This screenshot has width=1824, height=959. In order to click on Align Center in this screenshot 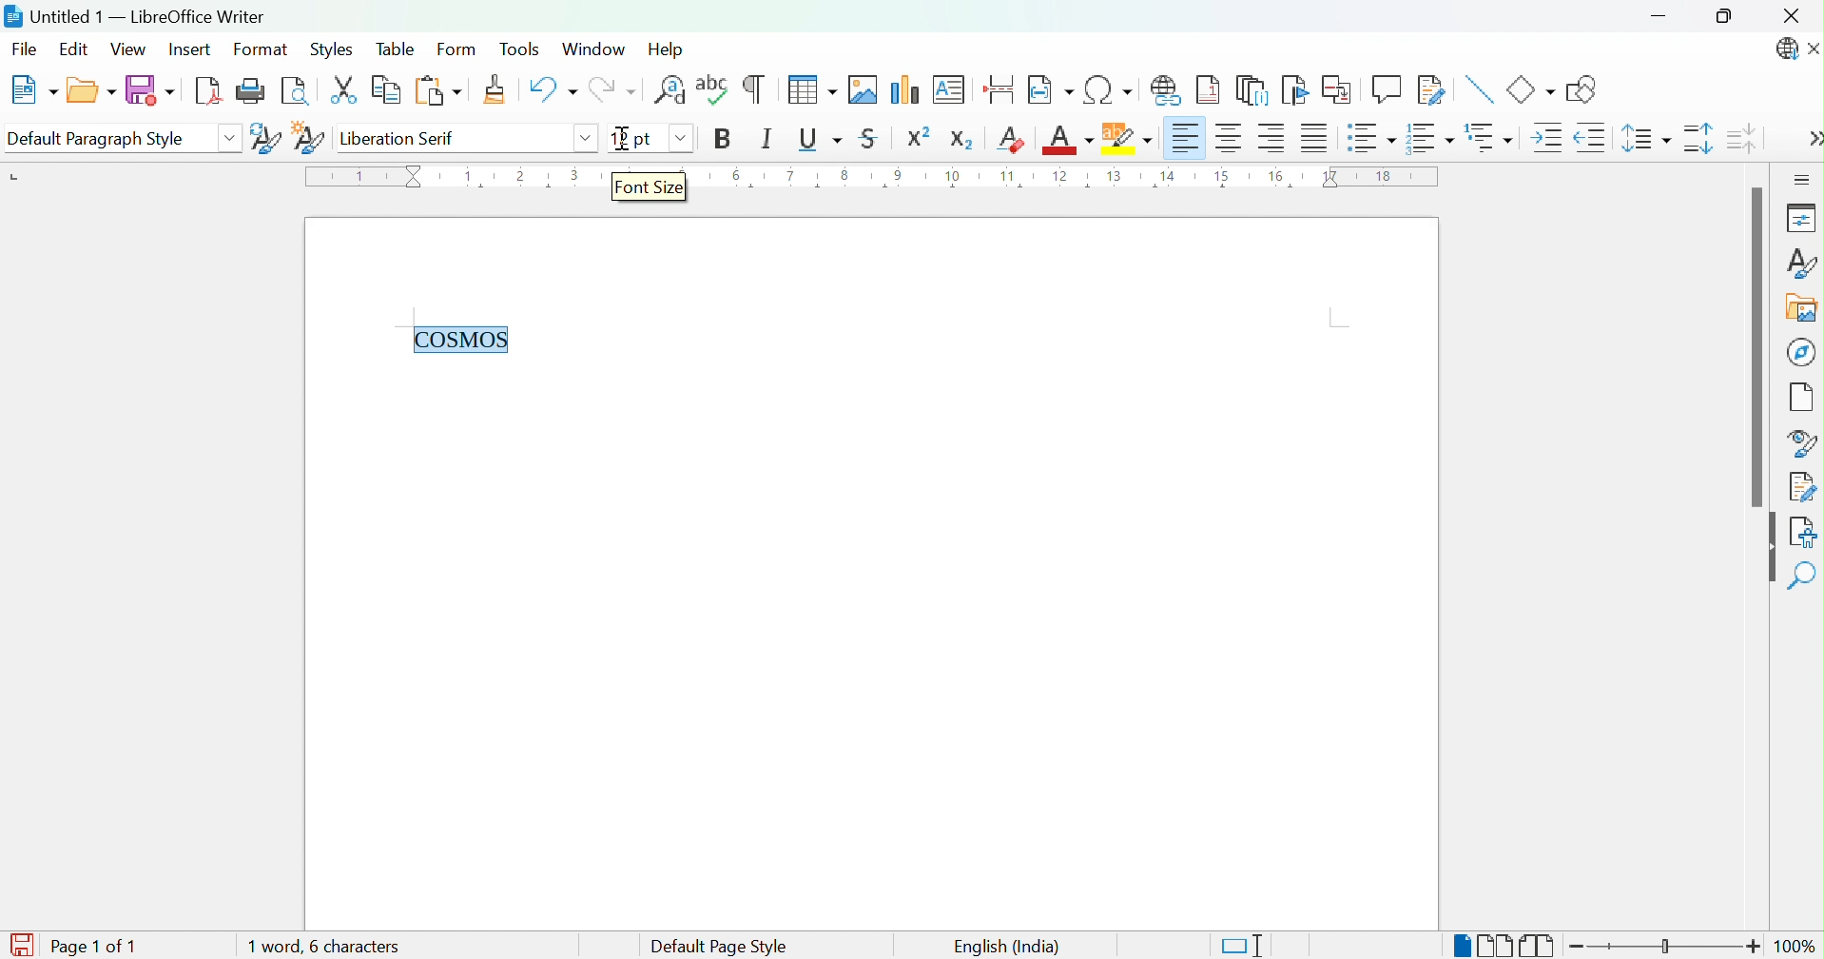, I will do `click(1231, 138)`.